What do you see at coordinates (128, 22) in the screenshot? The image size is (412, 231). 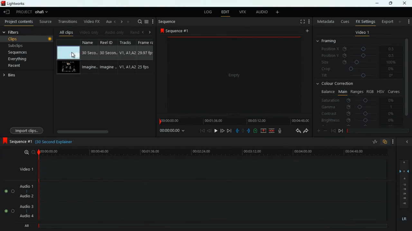 I see `add` at bounding box center [128, 22].